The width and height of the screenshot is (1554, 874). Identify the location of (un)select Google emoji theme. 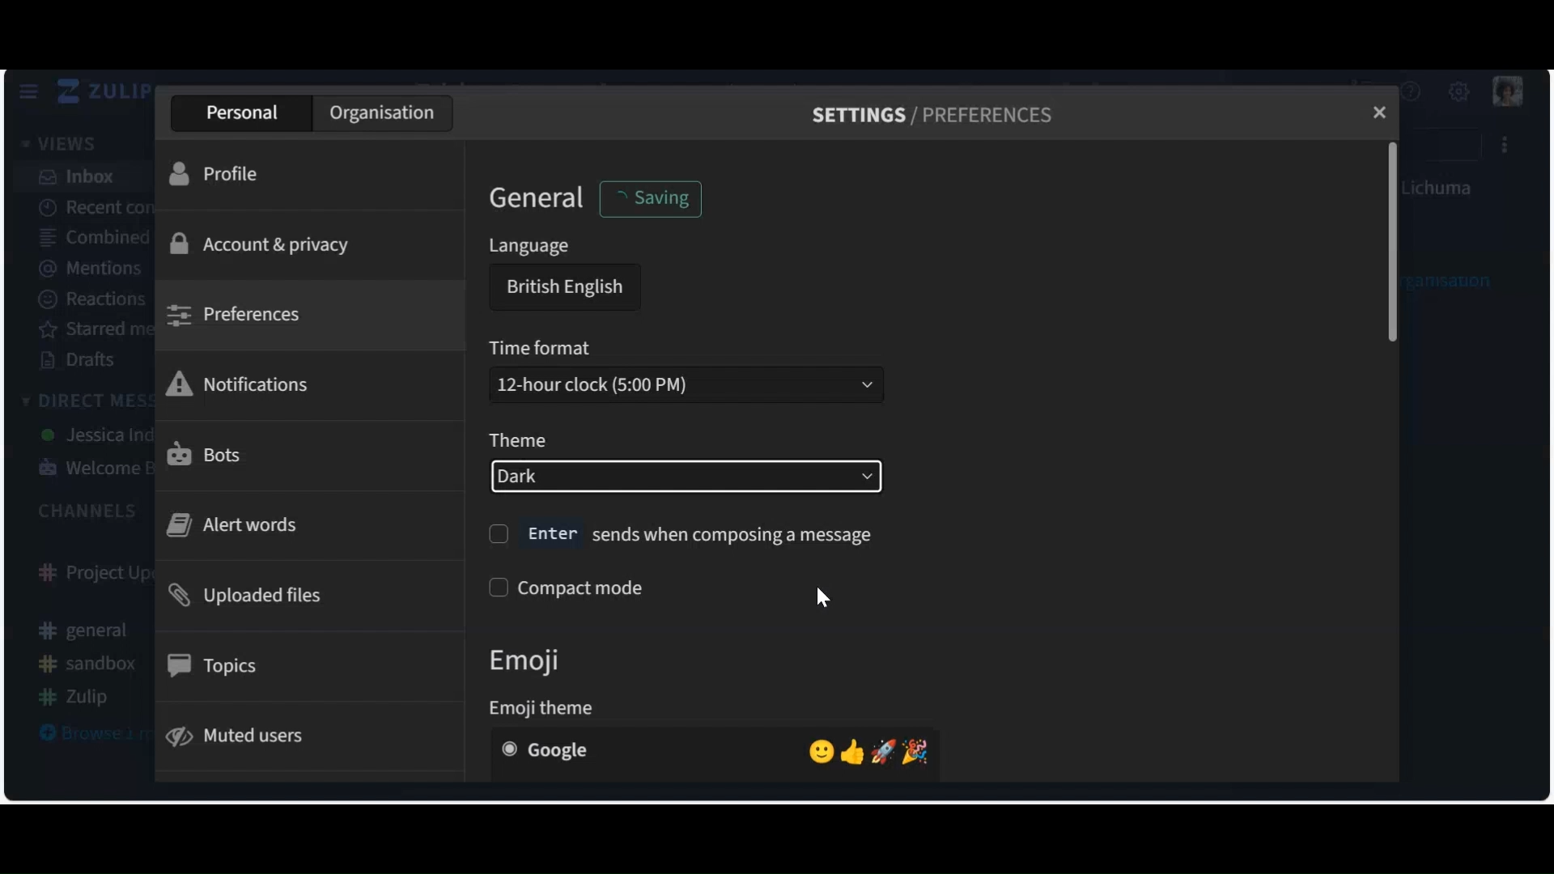
(715, 750).